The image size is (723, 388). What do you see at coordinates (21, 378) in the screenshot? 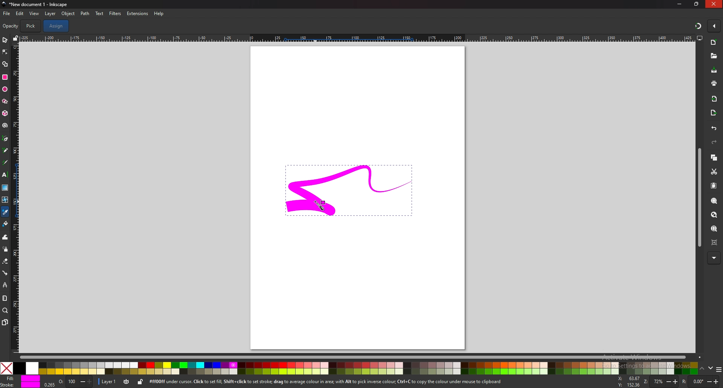
I see `fill` at bounding box center [21, 378].